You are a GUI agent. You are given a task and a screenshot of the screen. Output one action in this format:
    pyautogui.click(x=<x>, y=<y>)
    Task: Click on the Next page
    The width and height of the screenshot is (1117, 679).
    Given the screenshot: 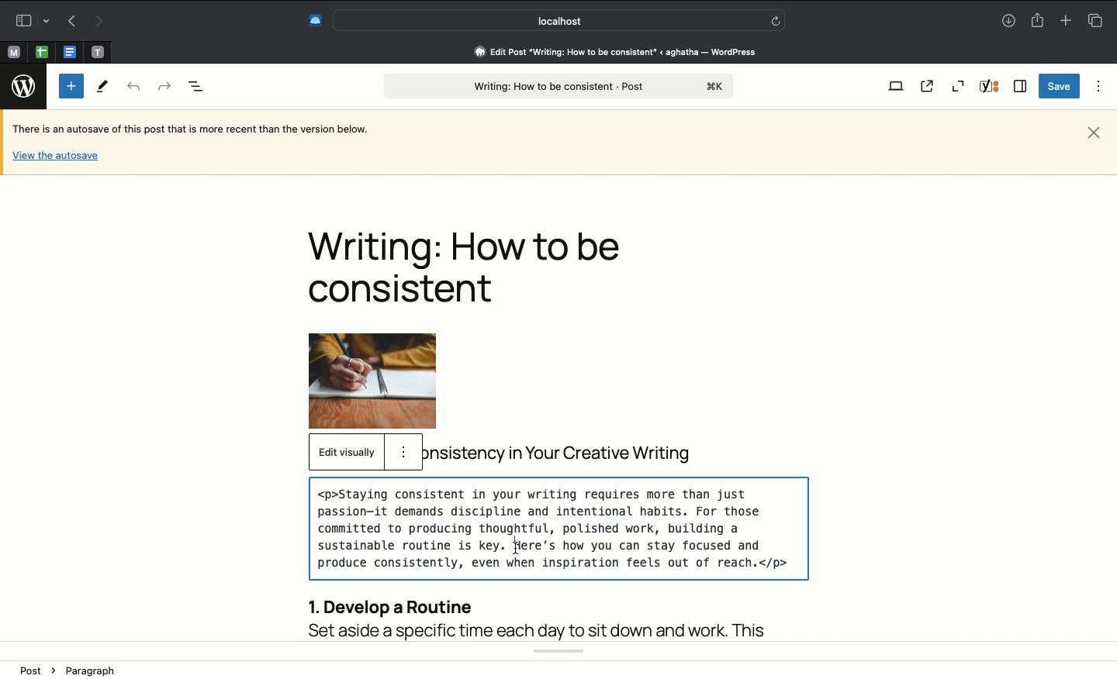 What is the action you would take?
    pyautogui.click(x=101, y=20)
    